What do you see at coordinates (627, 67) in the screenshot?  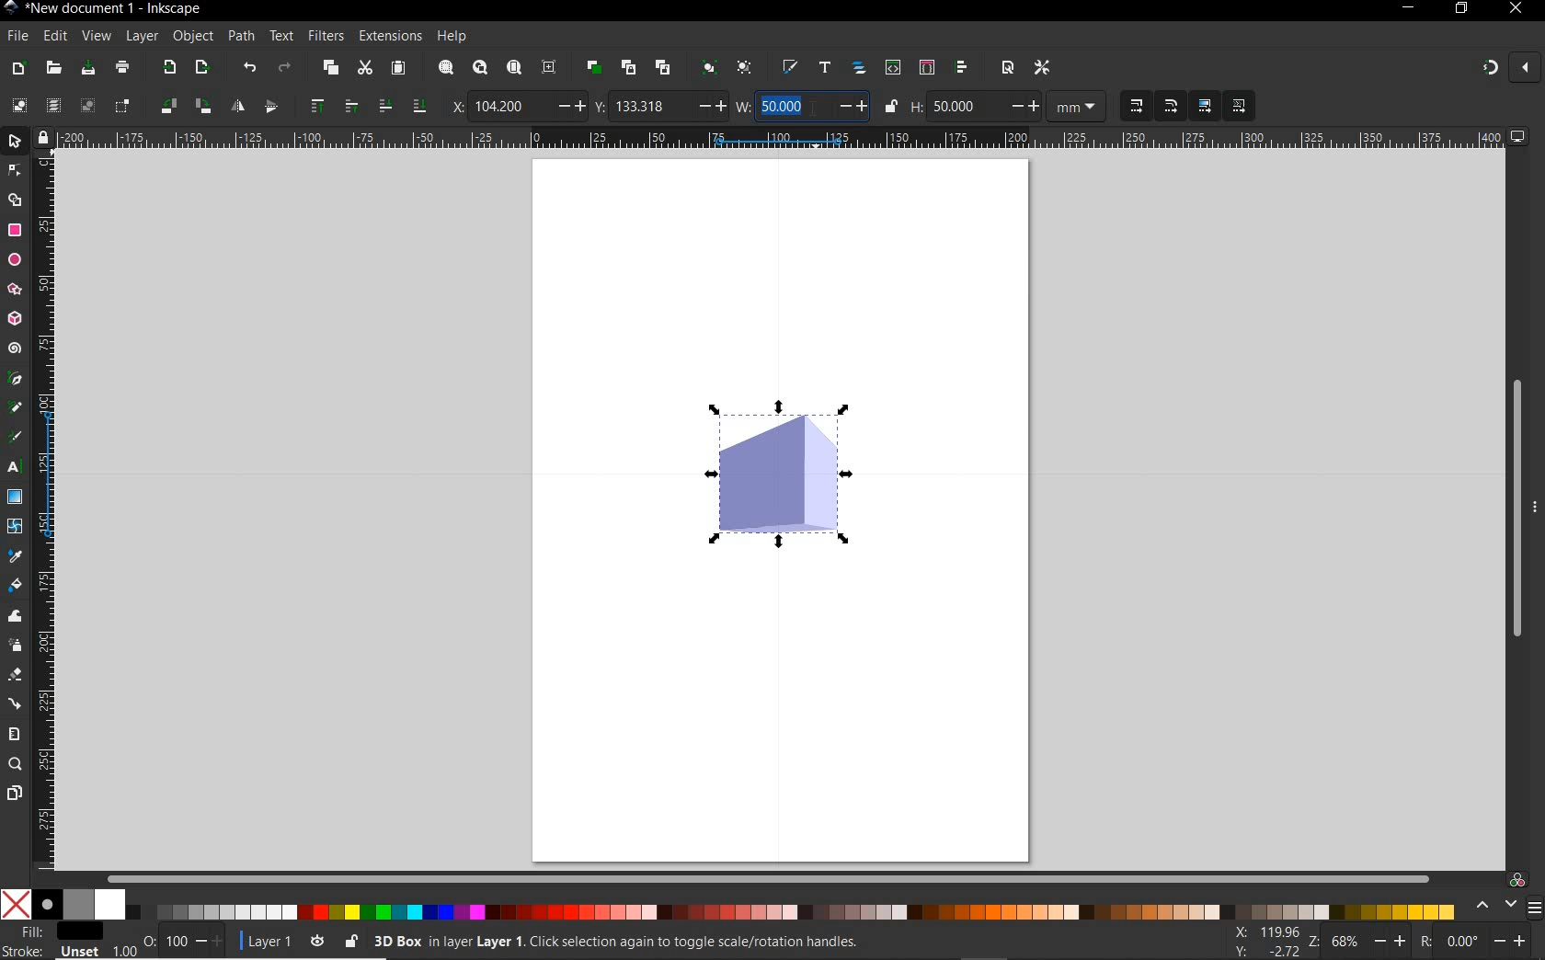 I see `create clone` at bounding box center [627, 67].